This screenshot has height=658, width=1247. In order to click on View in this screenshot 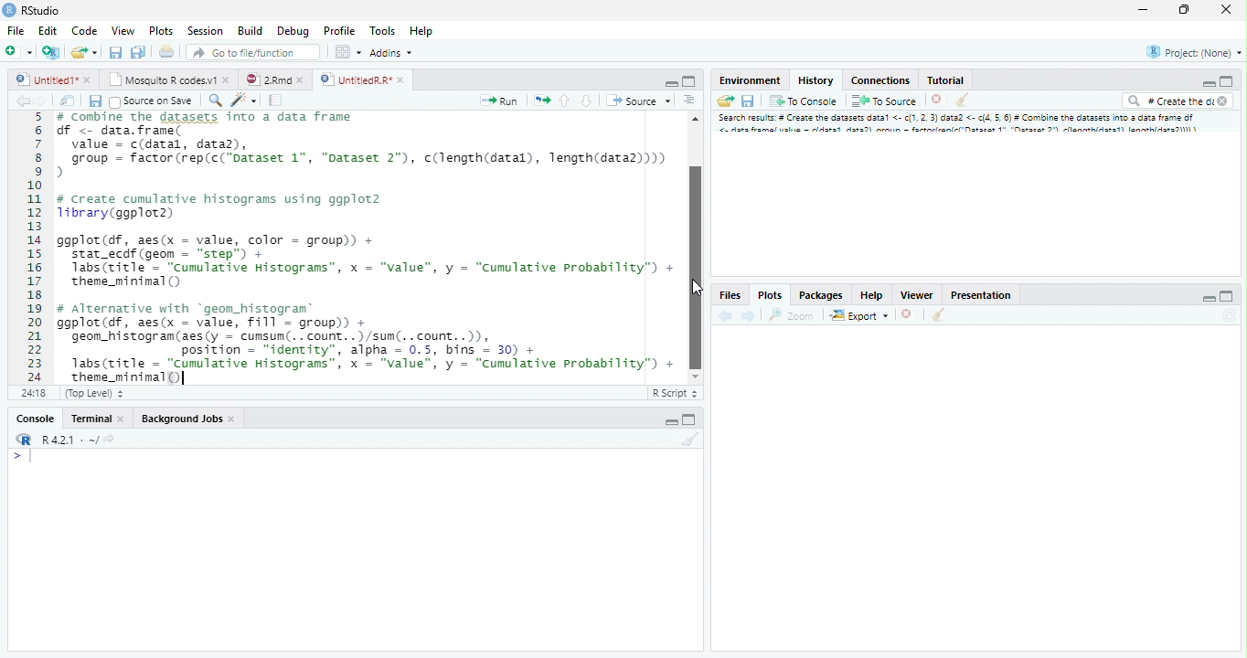, I will do `click(122, 32)`.